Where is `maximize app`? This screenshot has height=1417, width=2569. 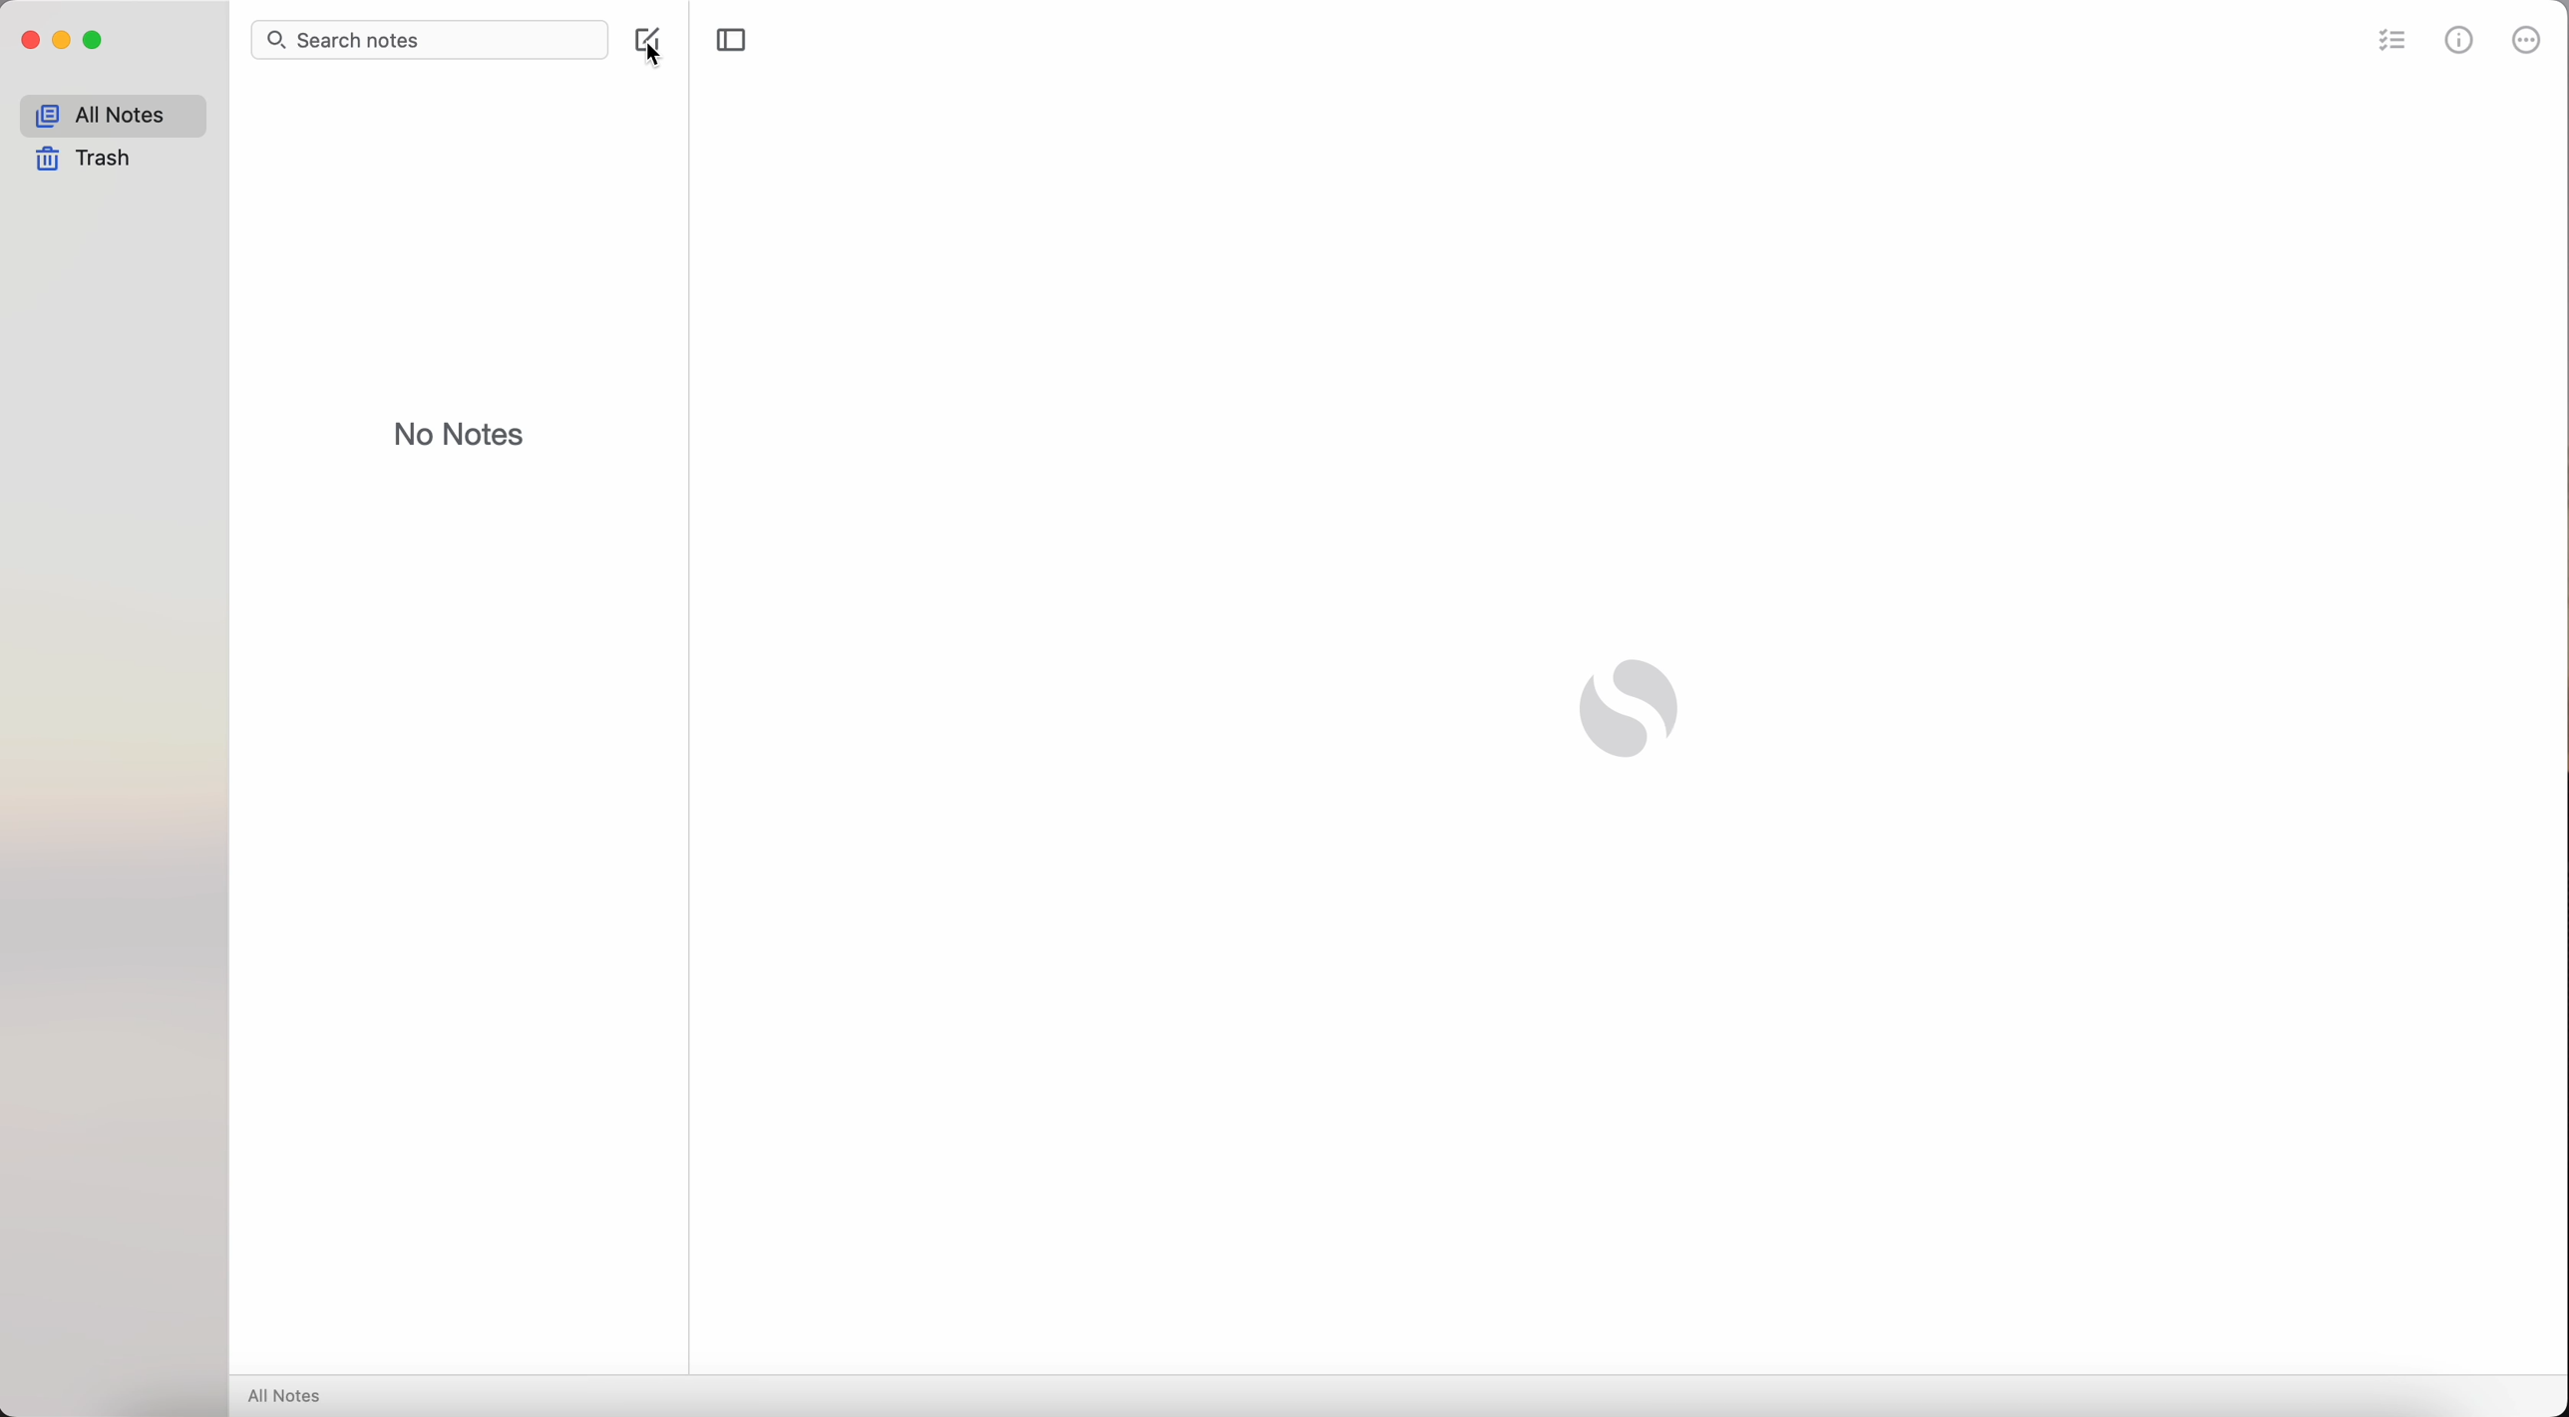 maximize app is located at coordinates (95, 40).